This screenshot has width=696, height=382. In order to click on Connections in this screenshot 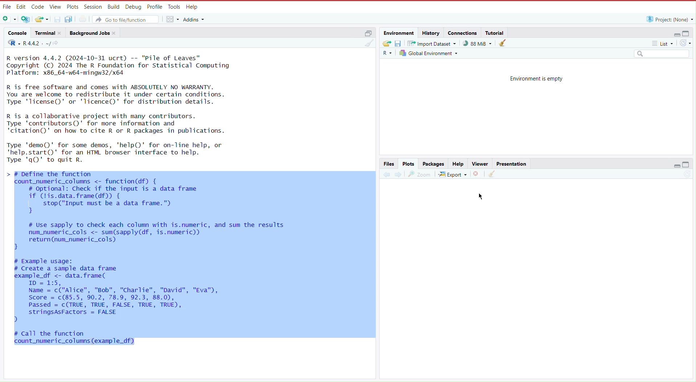, I will do `click(463, 33)`.